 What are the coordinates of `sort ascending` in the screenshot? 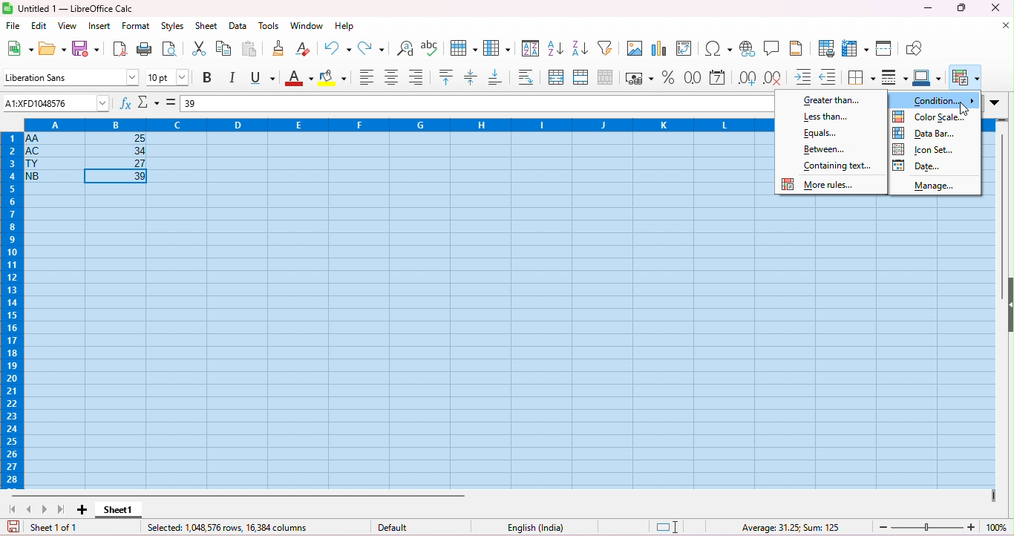 It's located at (556, 47).